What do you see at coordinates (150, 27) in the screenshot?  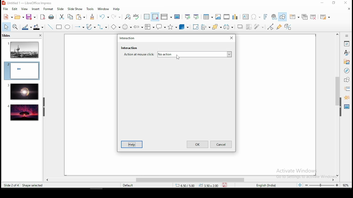 I see `flowchart` at bounding box center [150, 27].